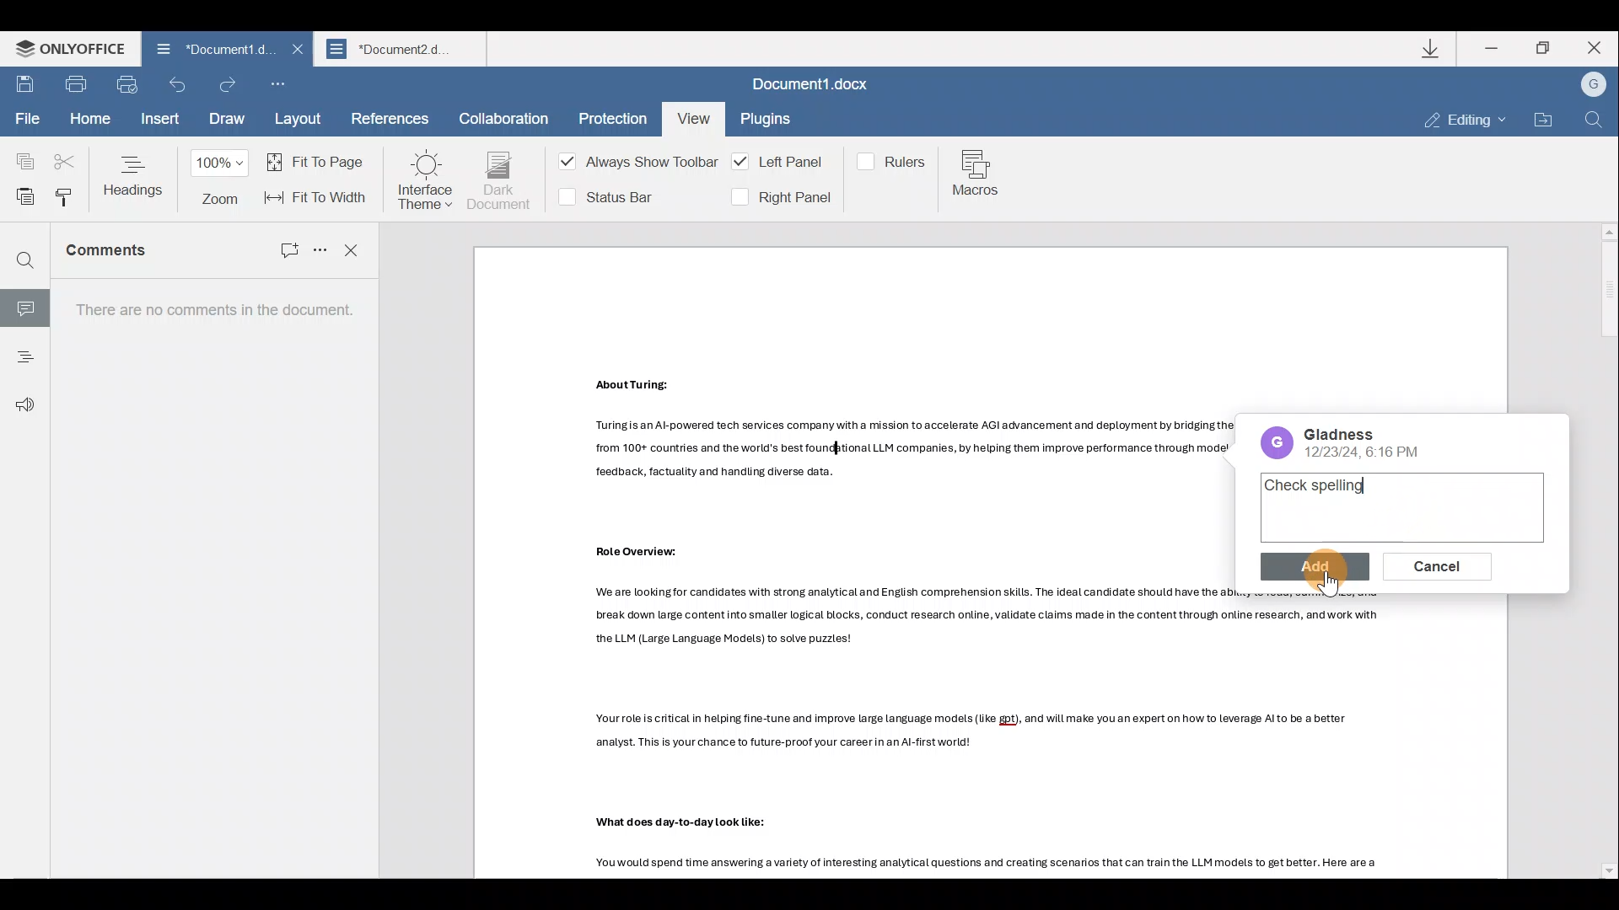  I want to click on ONLYOFFICE, so click(66, 50).